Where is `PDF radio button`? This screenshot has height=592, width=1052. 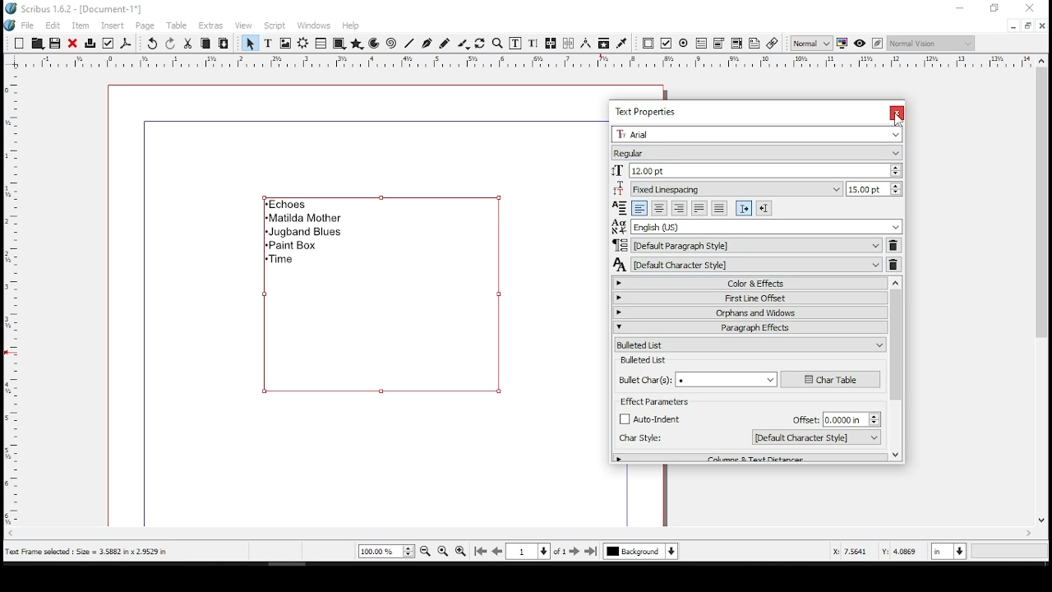 PDF radio button is located at coordinates (684, 44).